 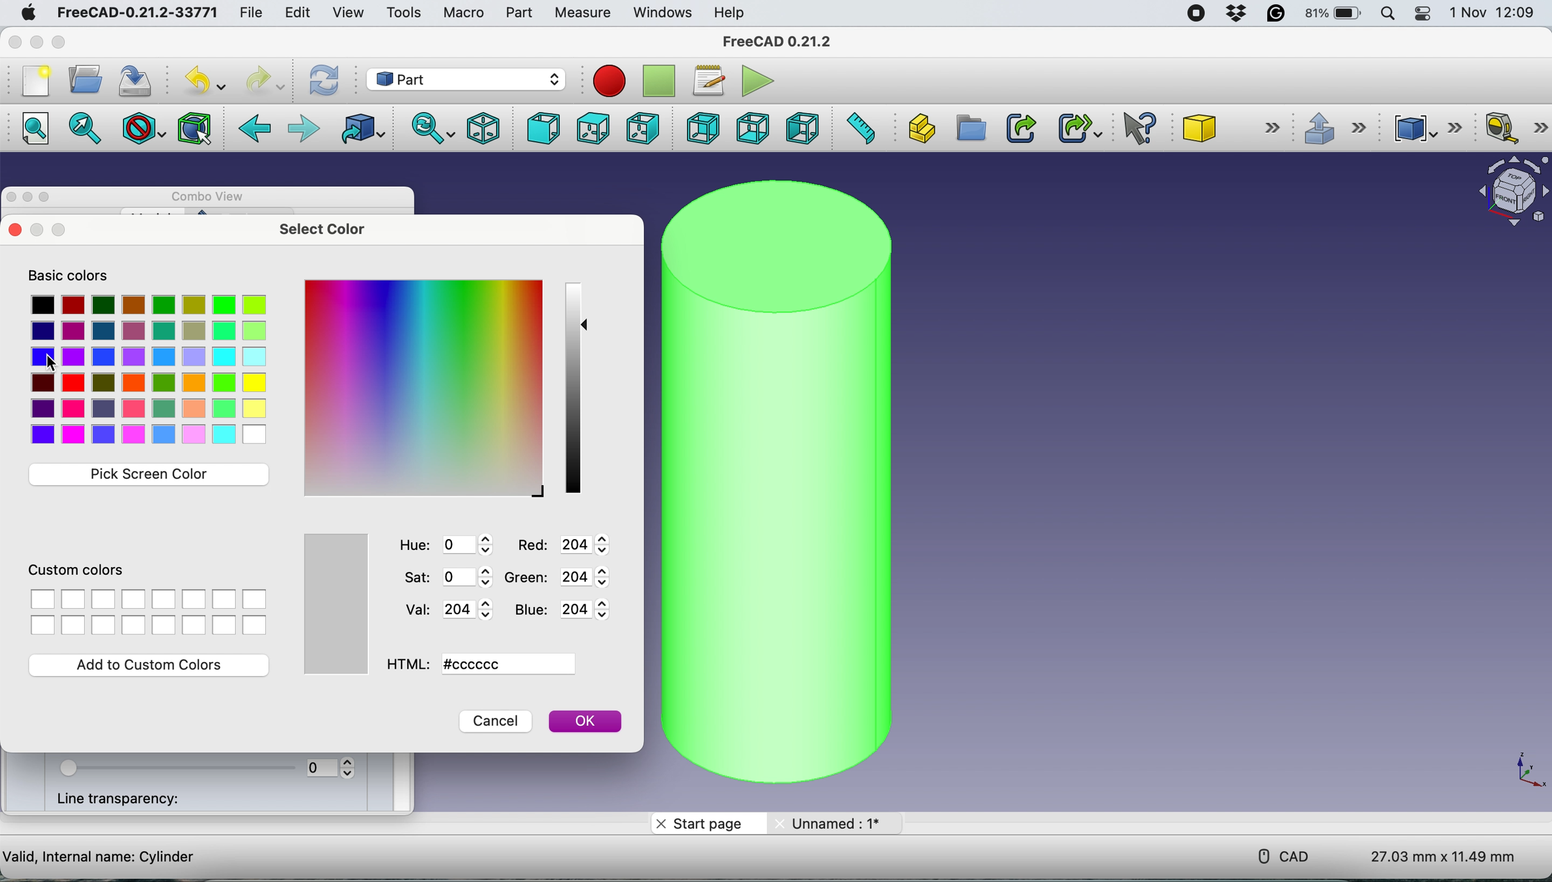 I want to click on custom color, so click(x=144, y=600).